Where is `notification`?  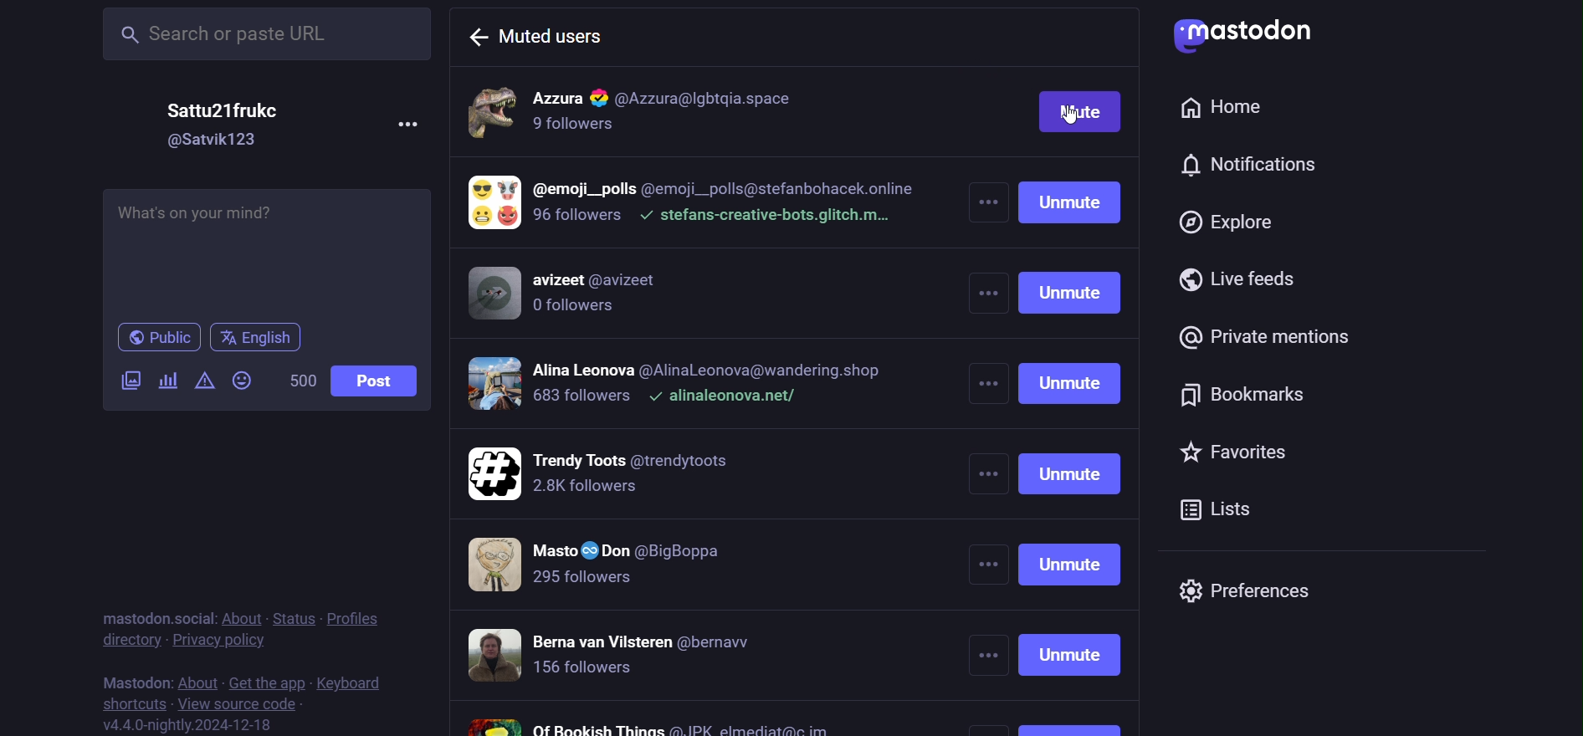 notification is located at coordinates (1248, 168).